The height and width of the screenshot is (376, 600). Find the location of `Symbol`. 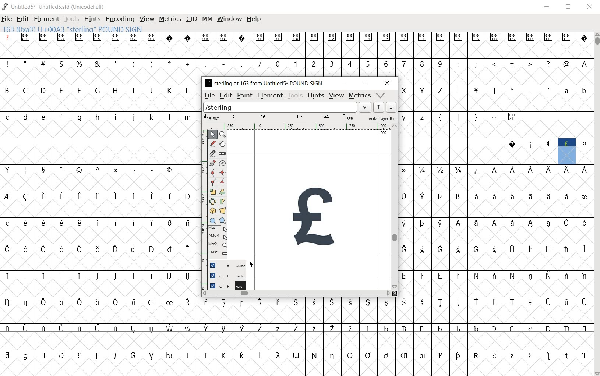

Symbol is located at coordinates (61, 250).